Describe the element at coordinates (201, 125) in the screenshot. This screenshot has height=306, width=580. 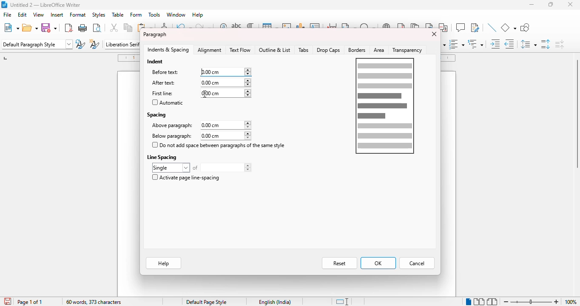
I see `above paragraph: 0.00 cm` at that location.